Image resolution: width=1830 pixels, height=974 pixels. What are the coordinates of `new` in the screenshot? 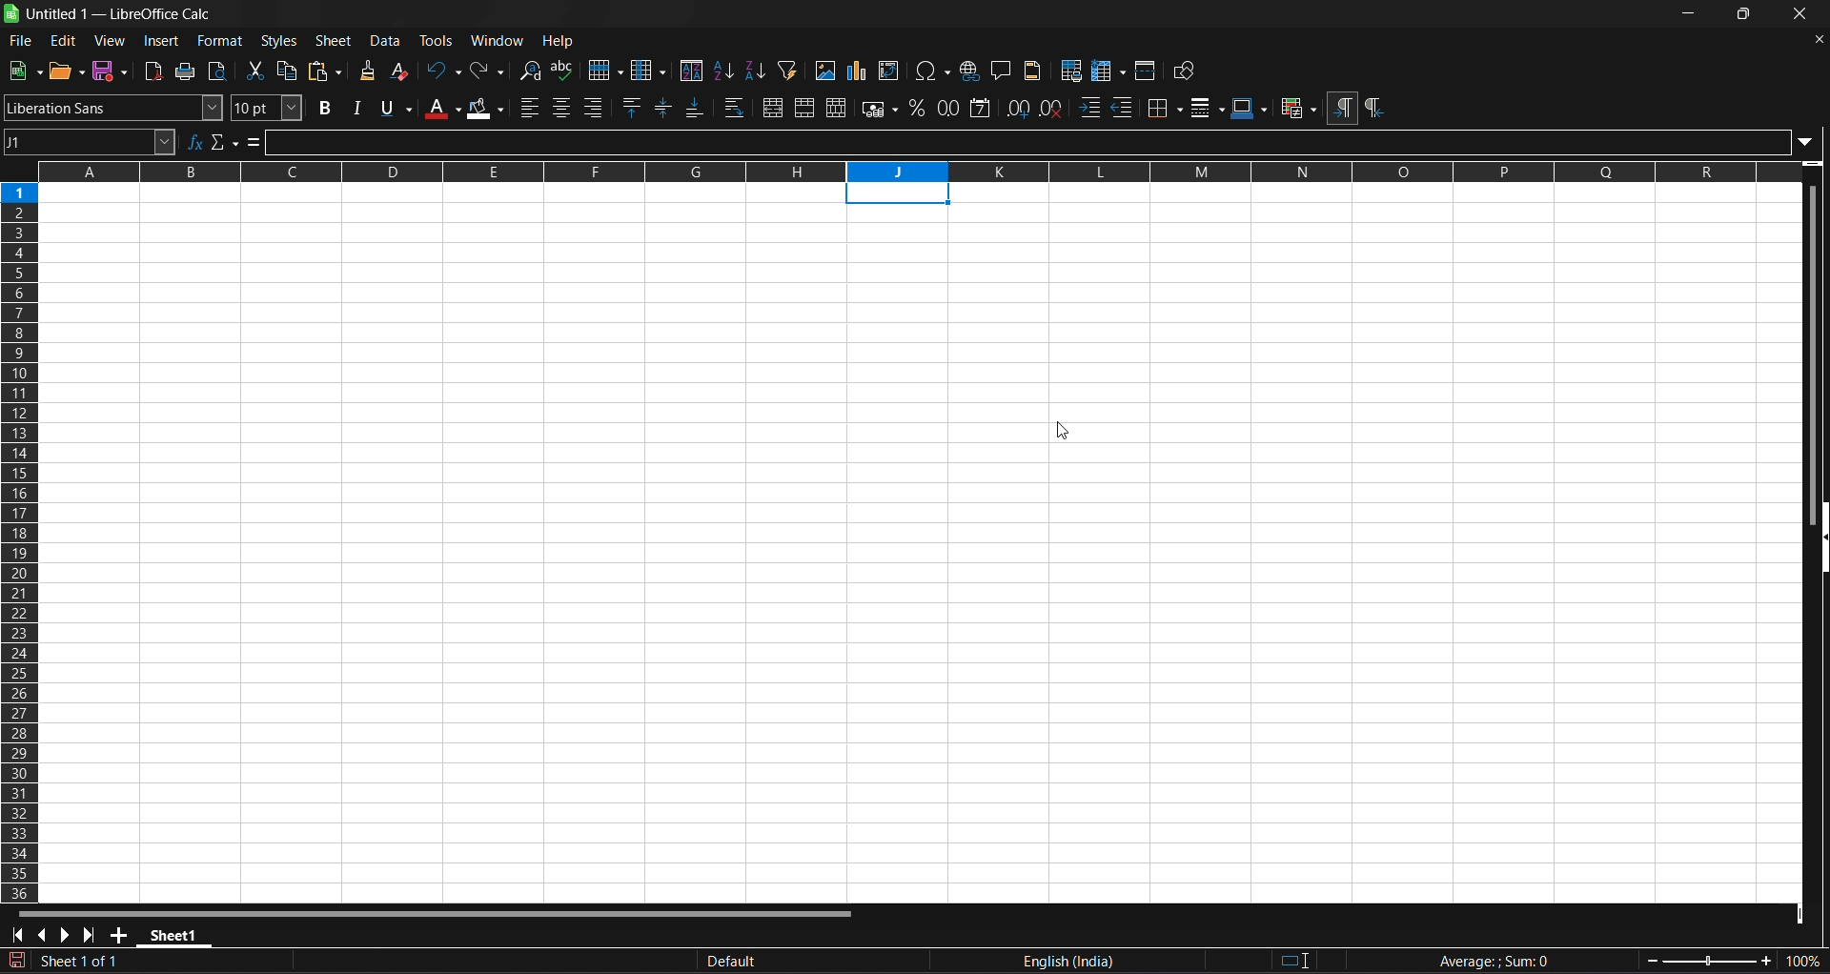 It's located at (26, 70).